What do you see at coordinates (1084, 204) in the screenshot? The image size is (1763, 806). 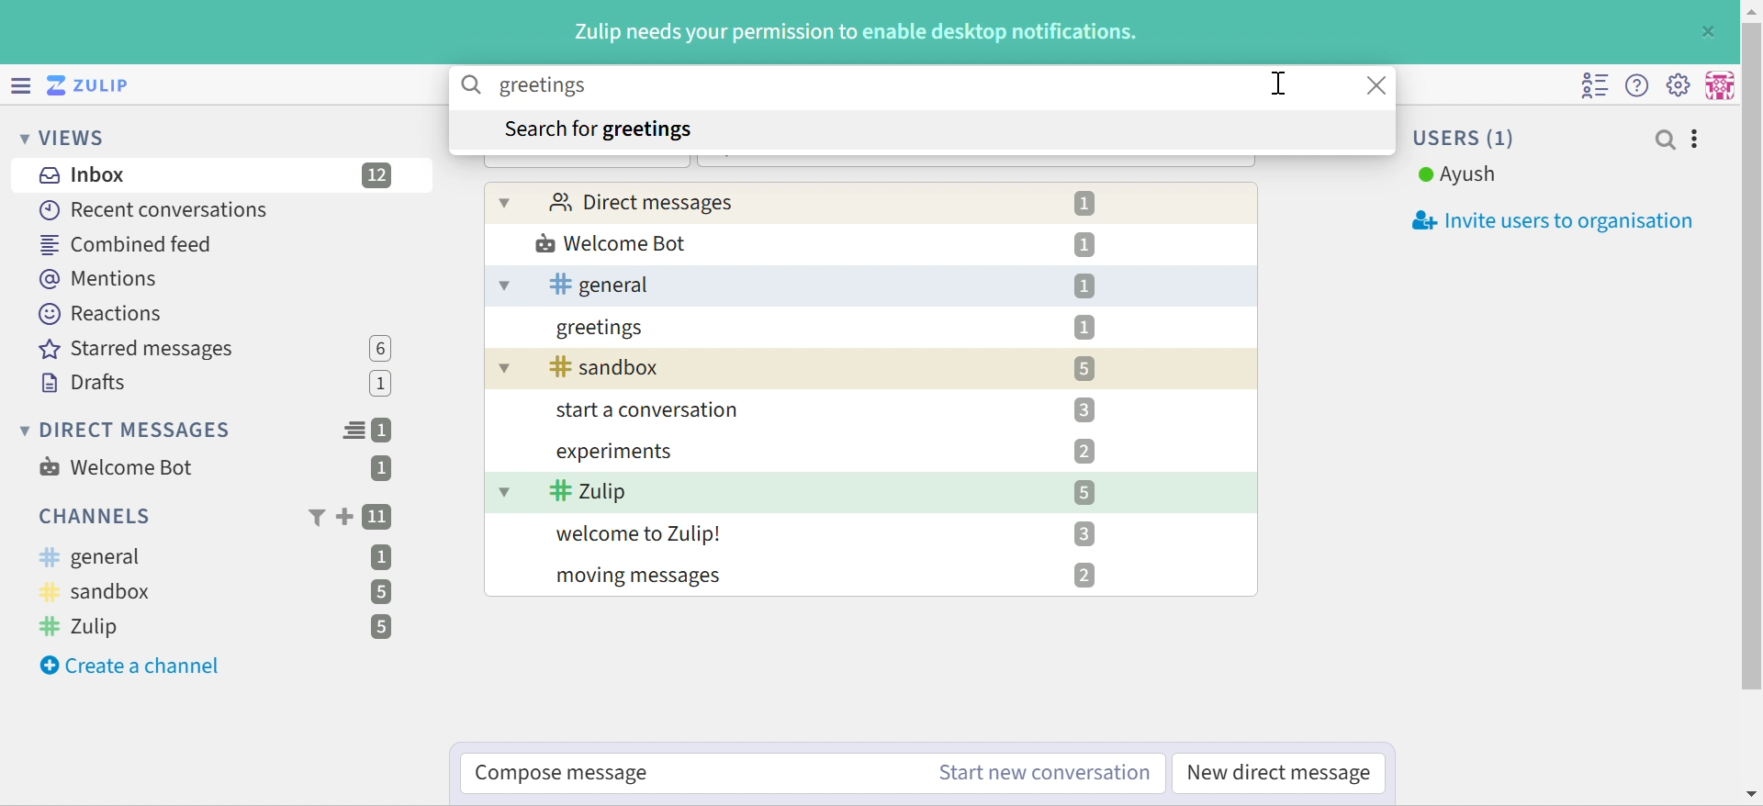 I see `1` at bounding box center [1084, 204].